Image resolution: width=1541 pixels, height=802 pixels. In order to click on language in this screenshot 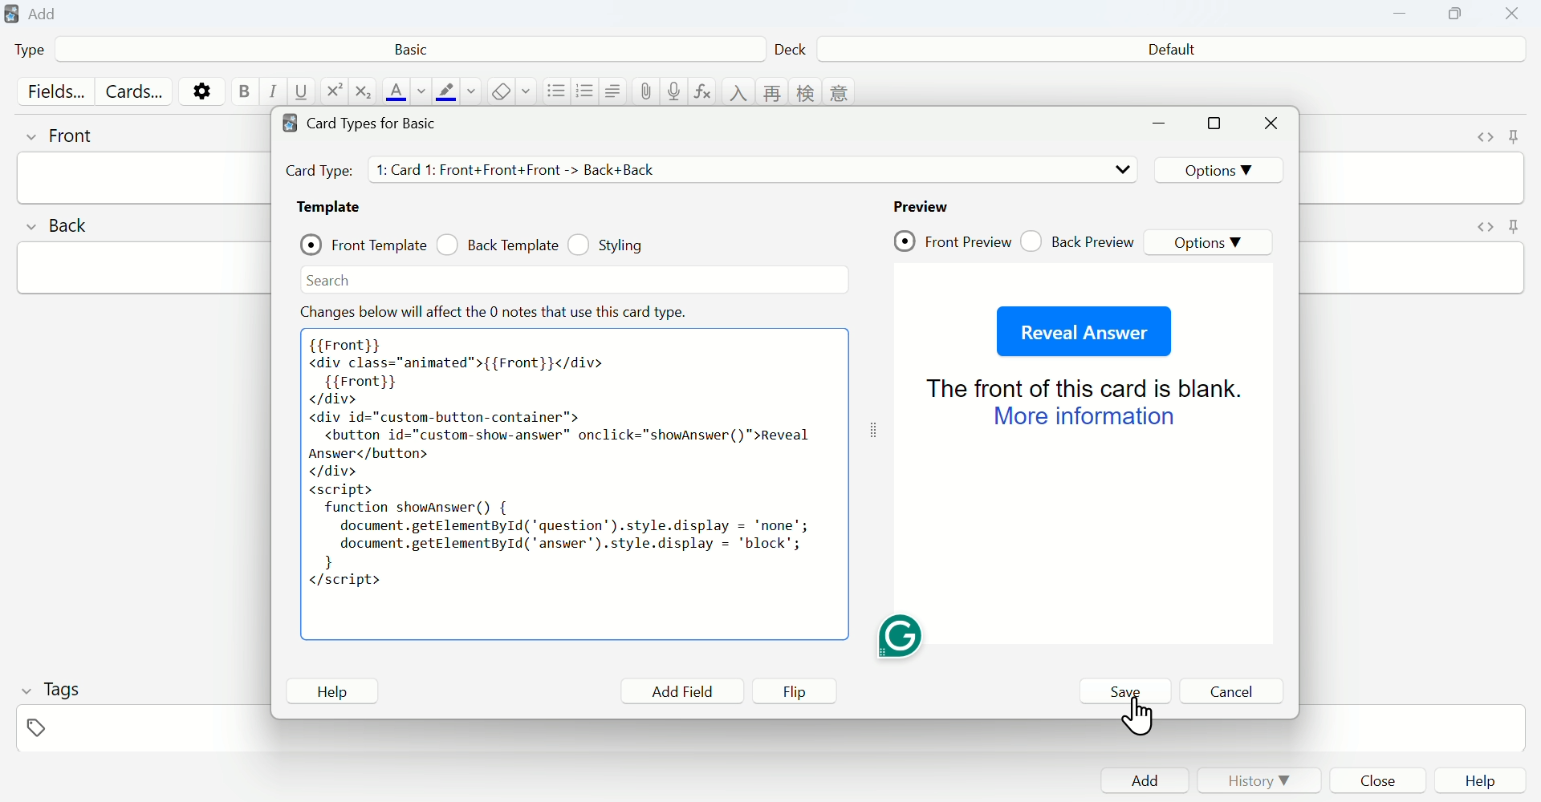, I will do `click(737, 91)`.